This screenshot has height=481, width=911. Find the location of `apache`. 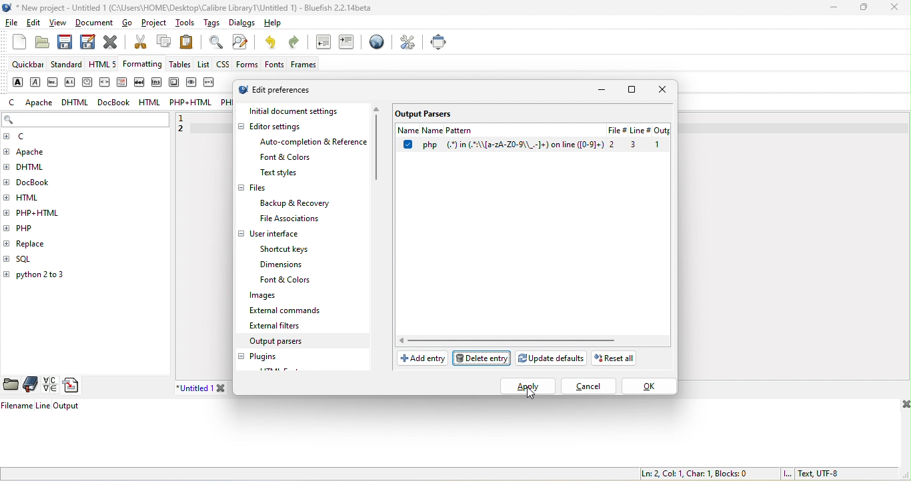

apache is located at coordinates (38, 103).